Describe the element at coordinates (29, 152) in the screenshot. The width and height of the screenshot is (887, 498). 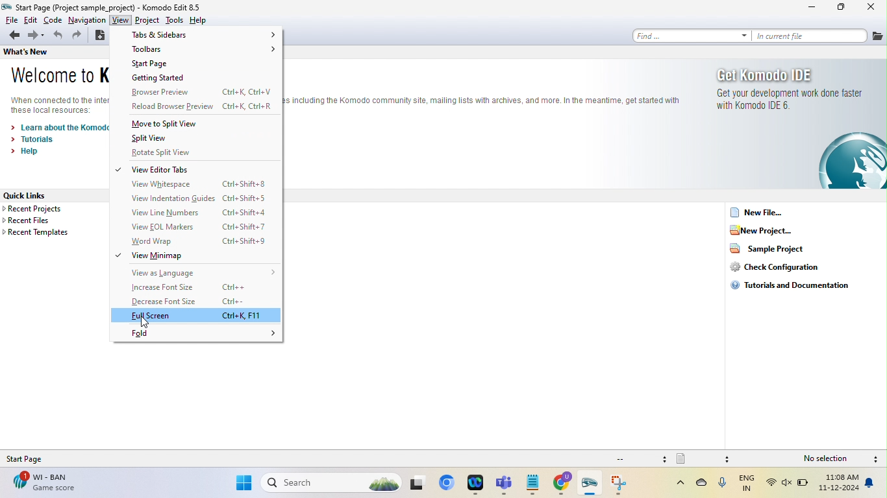
I see `help` at that location.